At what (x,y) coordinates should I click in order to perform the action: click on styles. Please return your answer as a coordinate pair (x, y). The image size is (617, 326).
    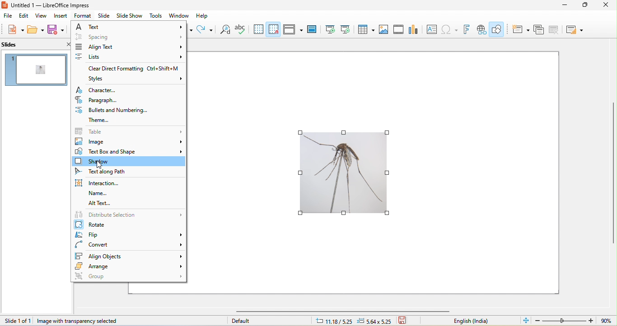
    Looking at the image, I should click on (133, 79).